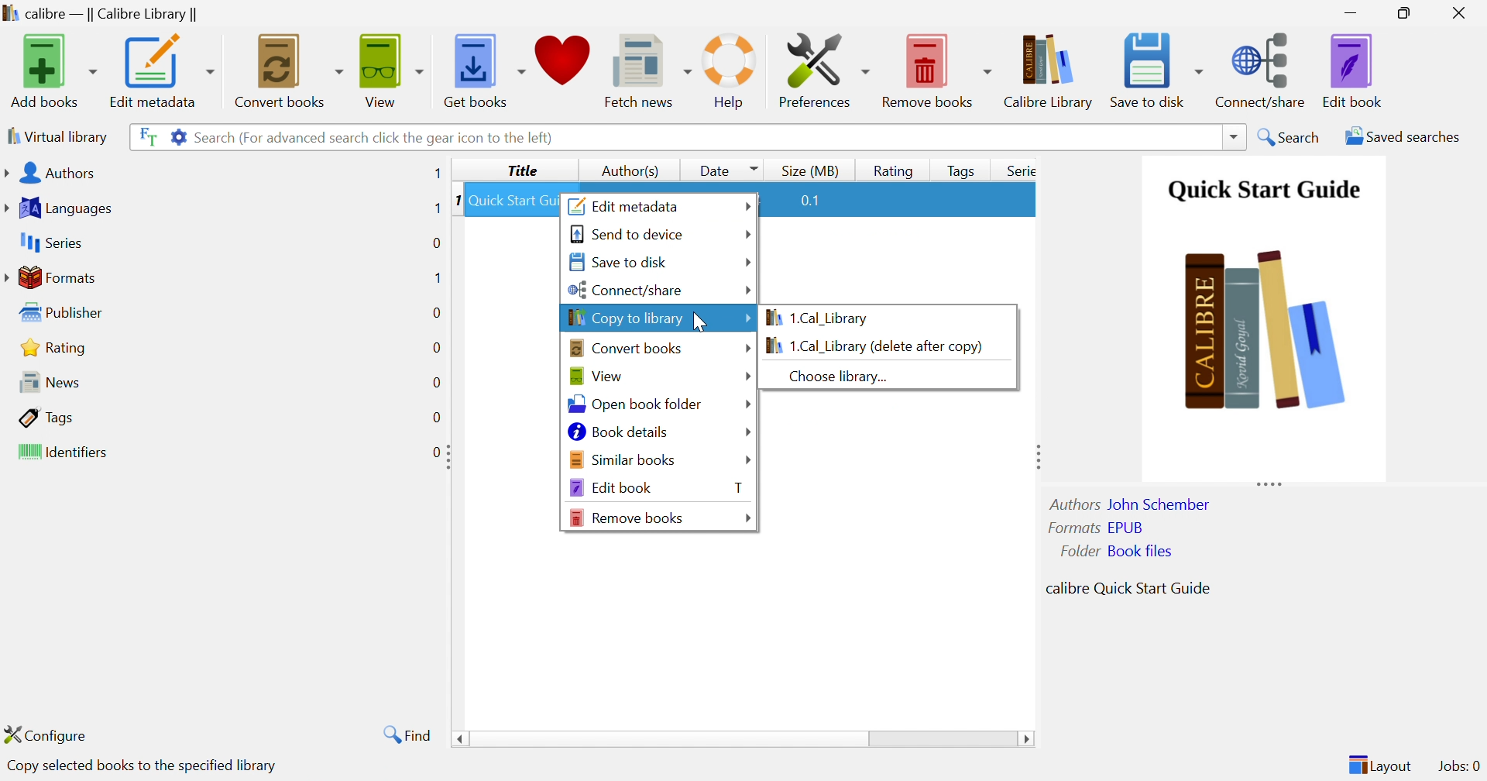  I want to click on Help, so click(733, 71).